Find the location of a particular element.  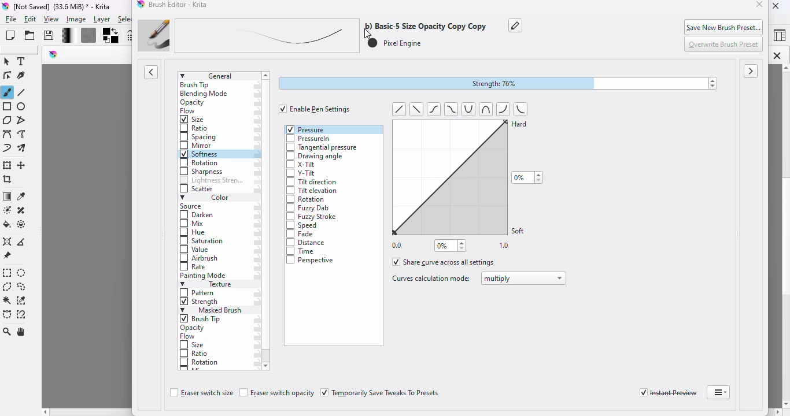

choose workspace is located at coordinates (779, 36).